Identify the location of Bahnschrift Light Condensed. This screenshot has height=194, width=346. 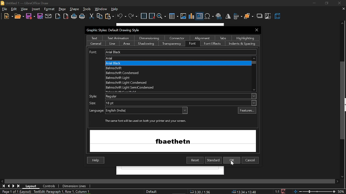
(129, 83).